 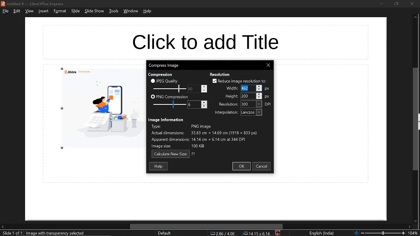 I want to click on decrease width, so click(x=259, y=90).